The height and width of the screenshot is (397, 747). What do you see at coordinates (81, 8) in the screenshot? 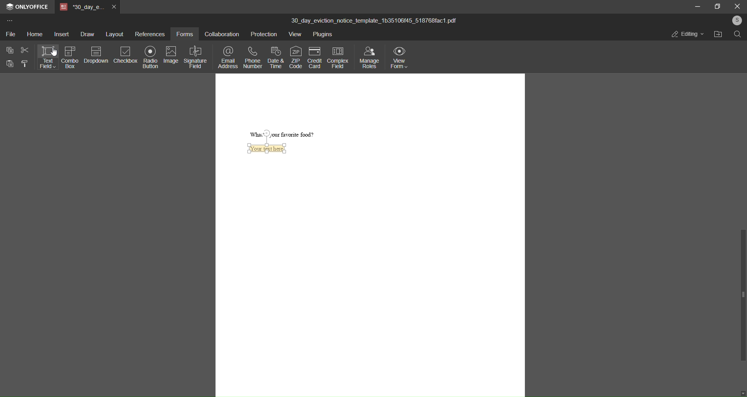
I see `tab name` at bounding box center [81, 8].